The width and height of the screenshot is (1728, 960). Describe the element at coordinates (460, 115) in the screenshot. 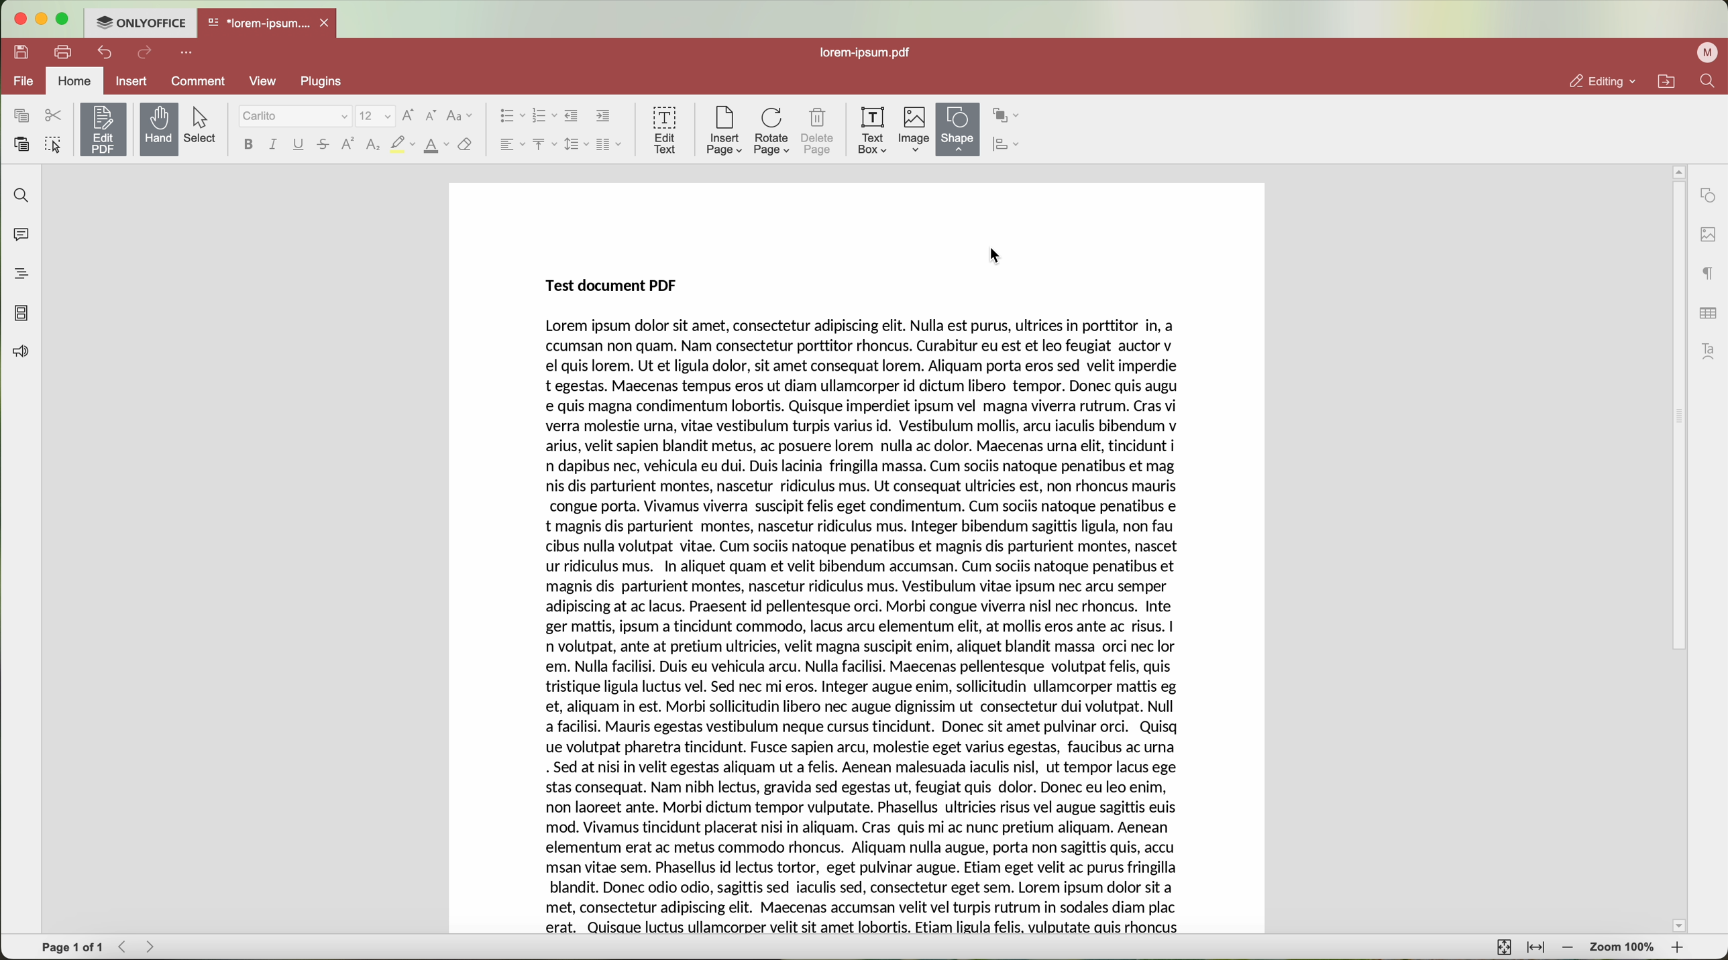

I see `change case` at that location.